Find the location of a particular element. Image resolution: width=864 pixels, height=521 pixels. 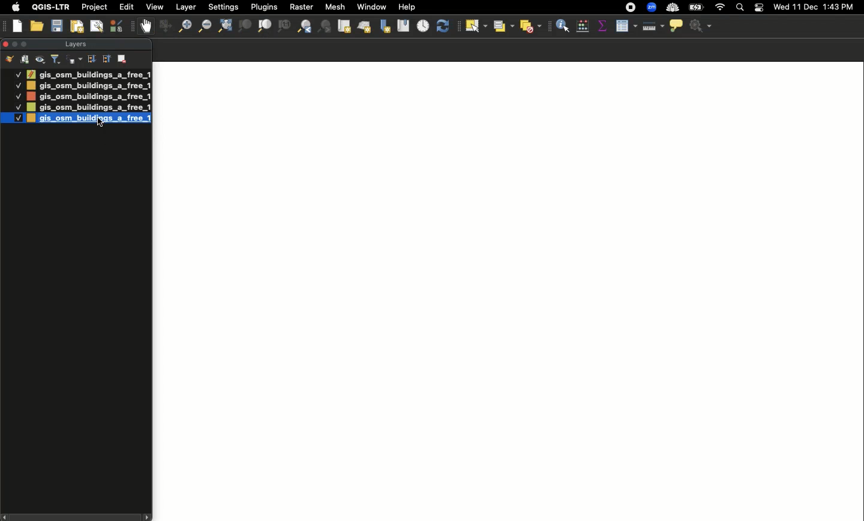

Zoom out  is located at coordinates (203, 26).